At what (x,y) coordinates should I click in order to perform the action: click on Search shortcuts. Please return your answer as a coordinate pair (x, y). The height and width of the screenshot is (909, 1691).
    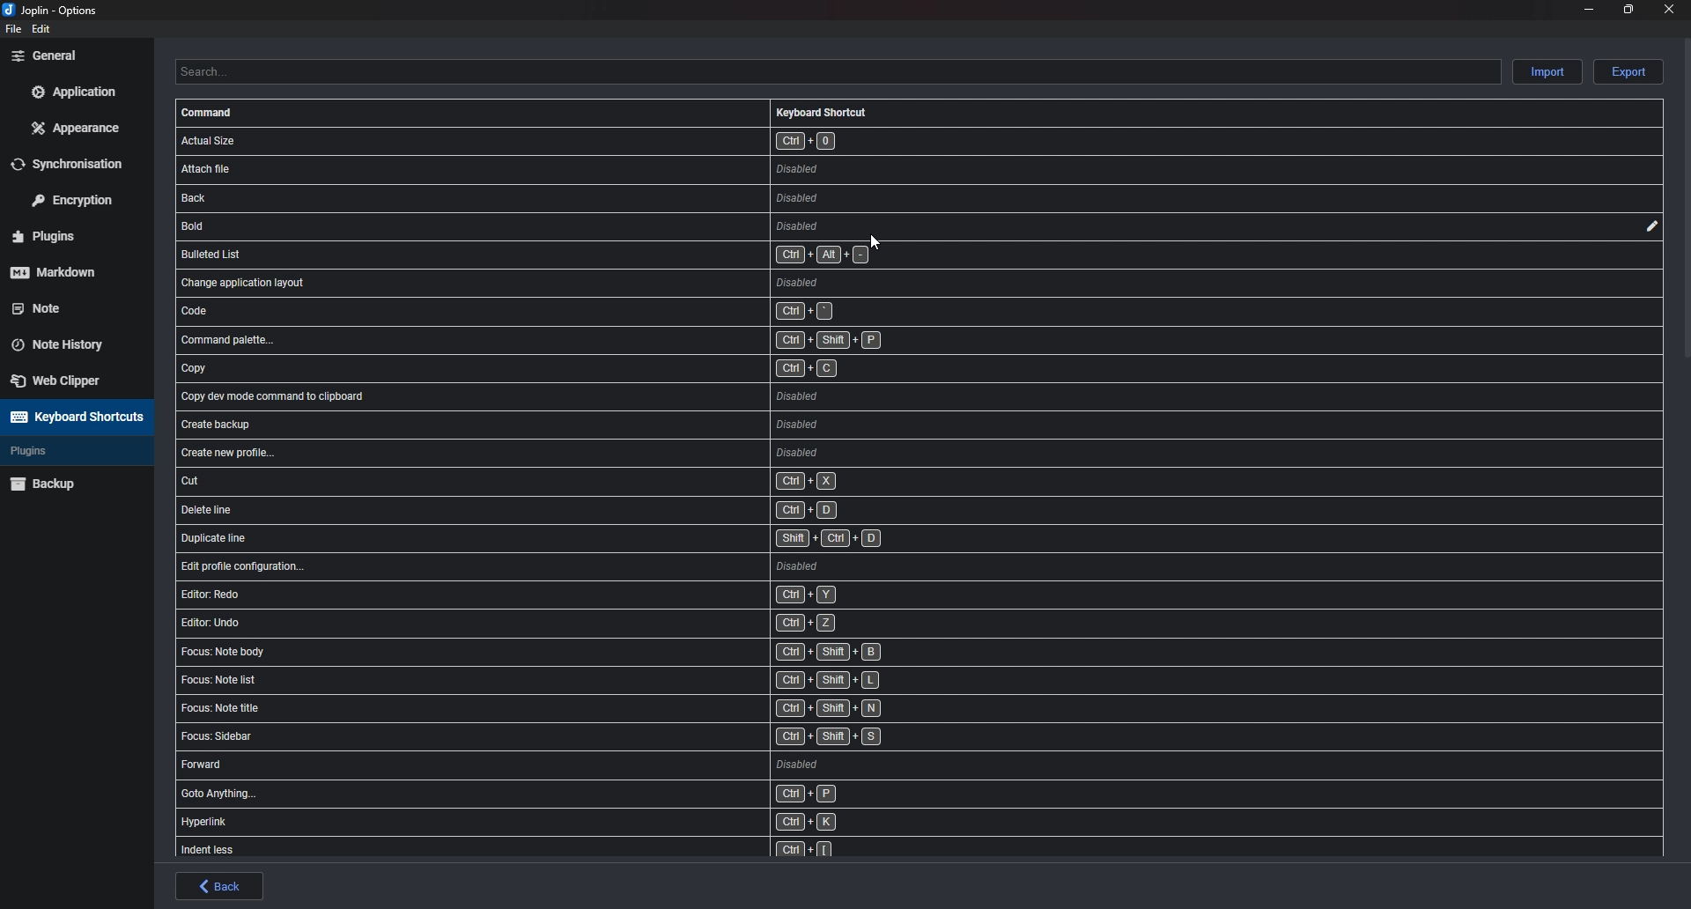
    Looking at the image, I should click on (837, 71).